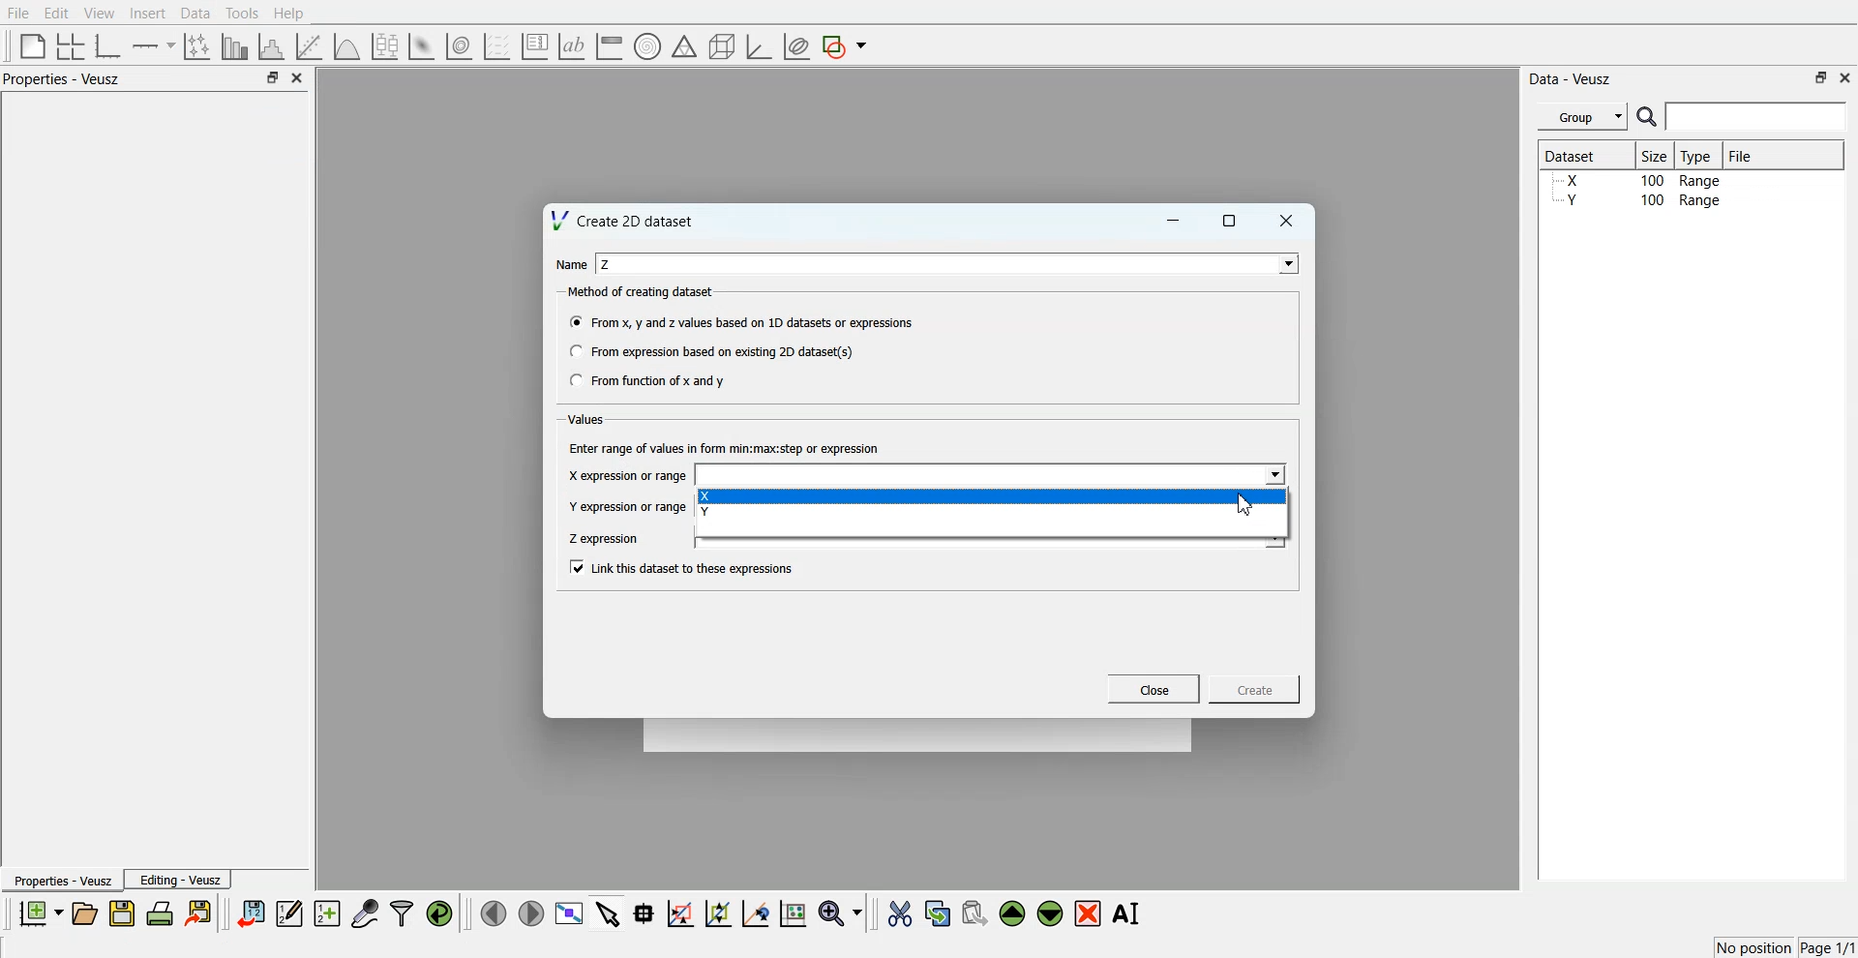  What do you see at coordinates (844, 46) in the screenshot?
I see `Add shape to the plot` at bounding box center [844, 46].